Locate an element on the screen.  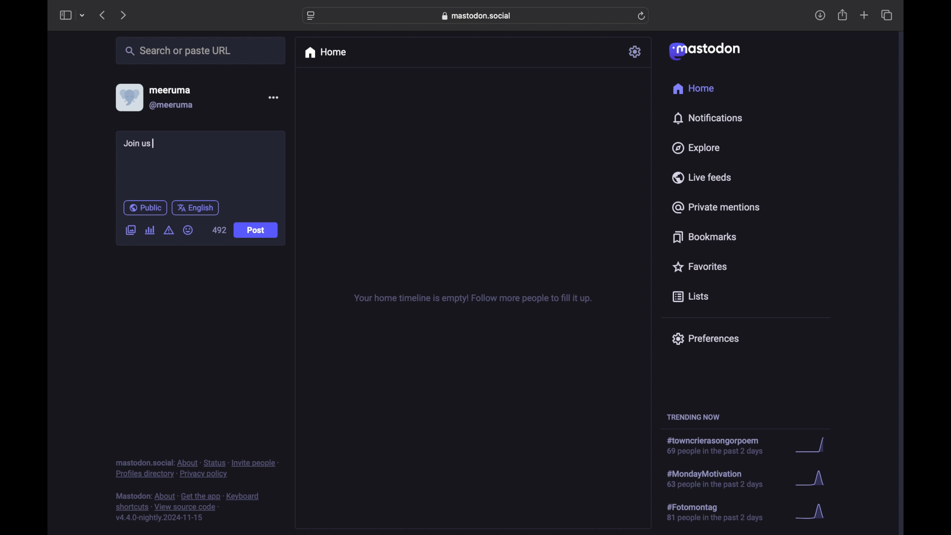
notifications is located at coordinates (707, 118).